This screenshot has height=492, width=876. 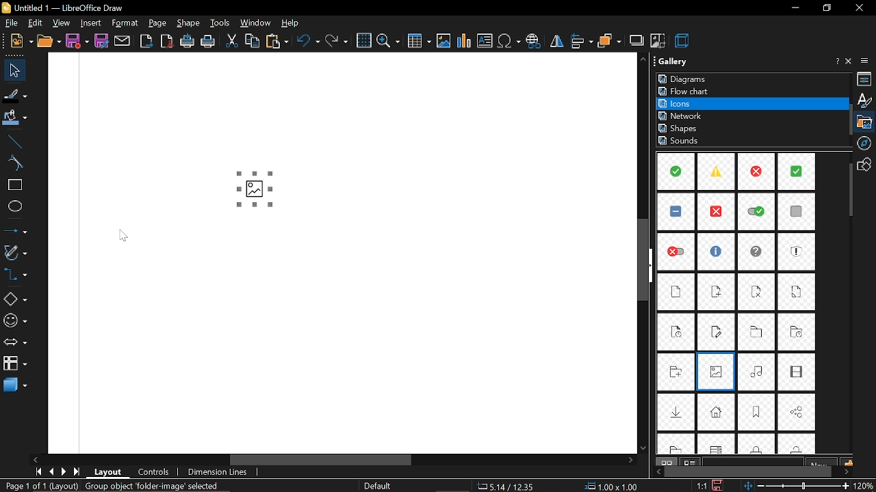 I want to click on change zoom, so click(x=797, y=487).